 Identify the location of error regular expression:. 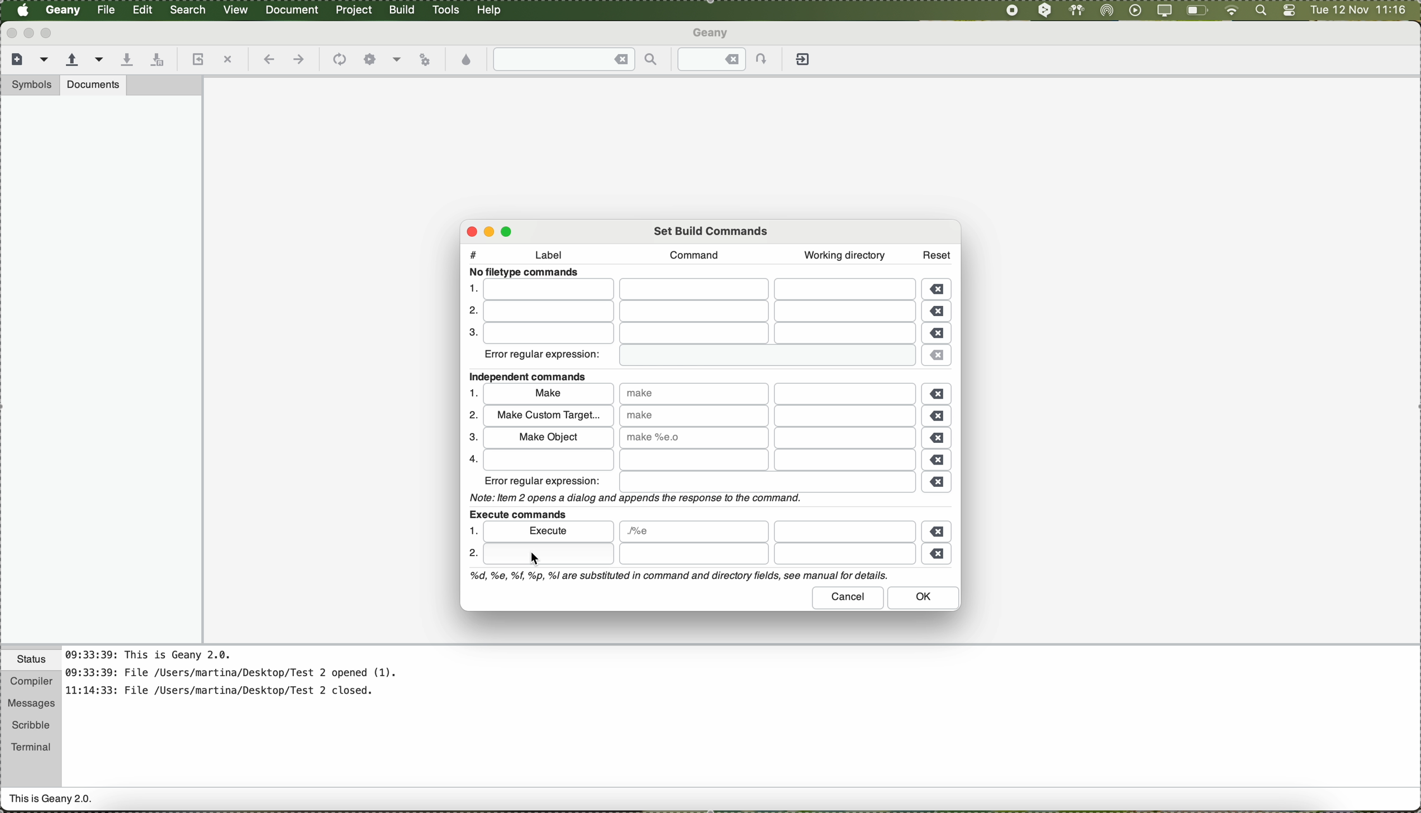
(544, 481).